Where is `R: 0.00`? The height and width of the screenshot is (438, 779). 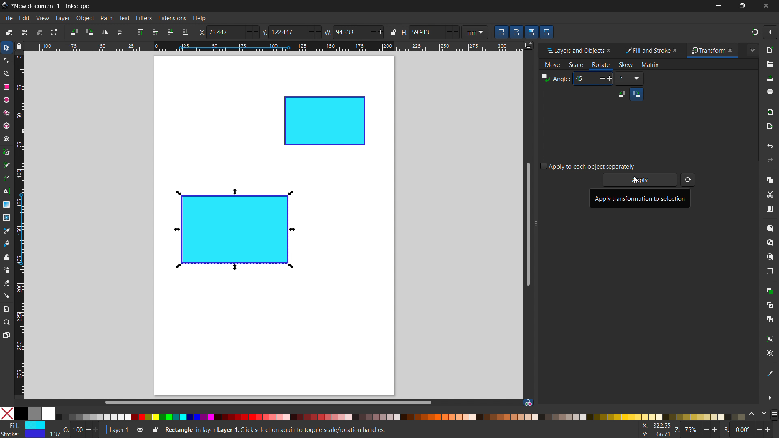 R: 0.00 is located at coordinates (750, 430).